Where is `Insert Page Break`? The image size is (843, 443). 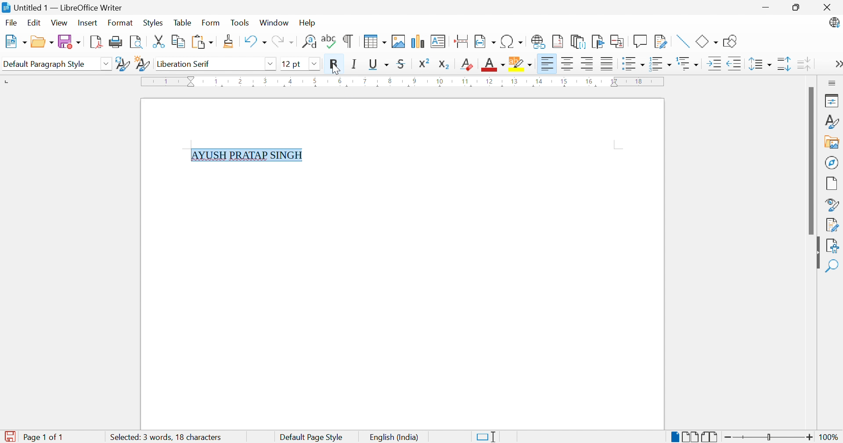 Insert Page Break is located at coordinates (462, 41).